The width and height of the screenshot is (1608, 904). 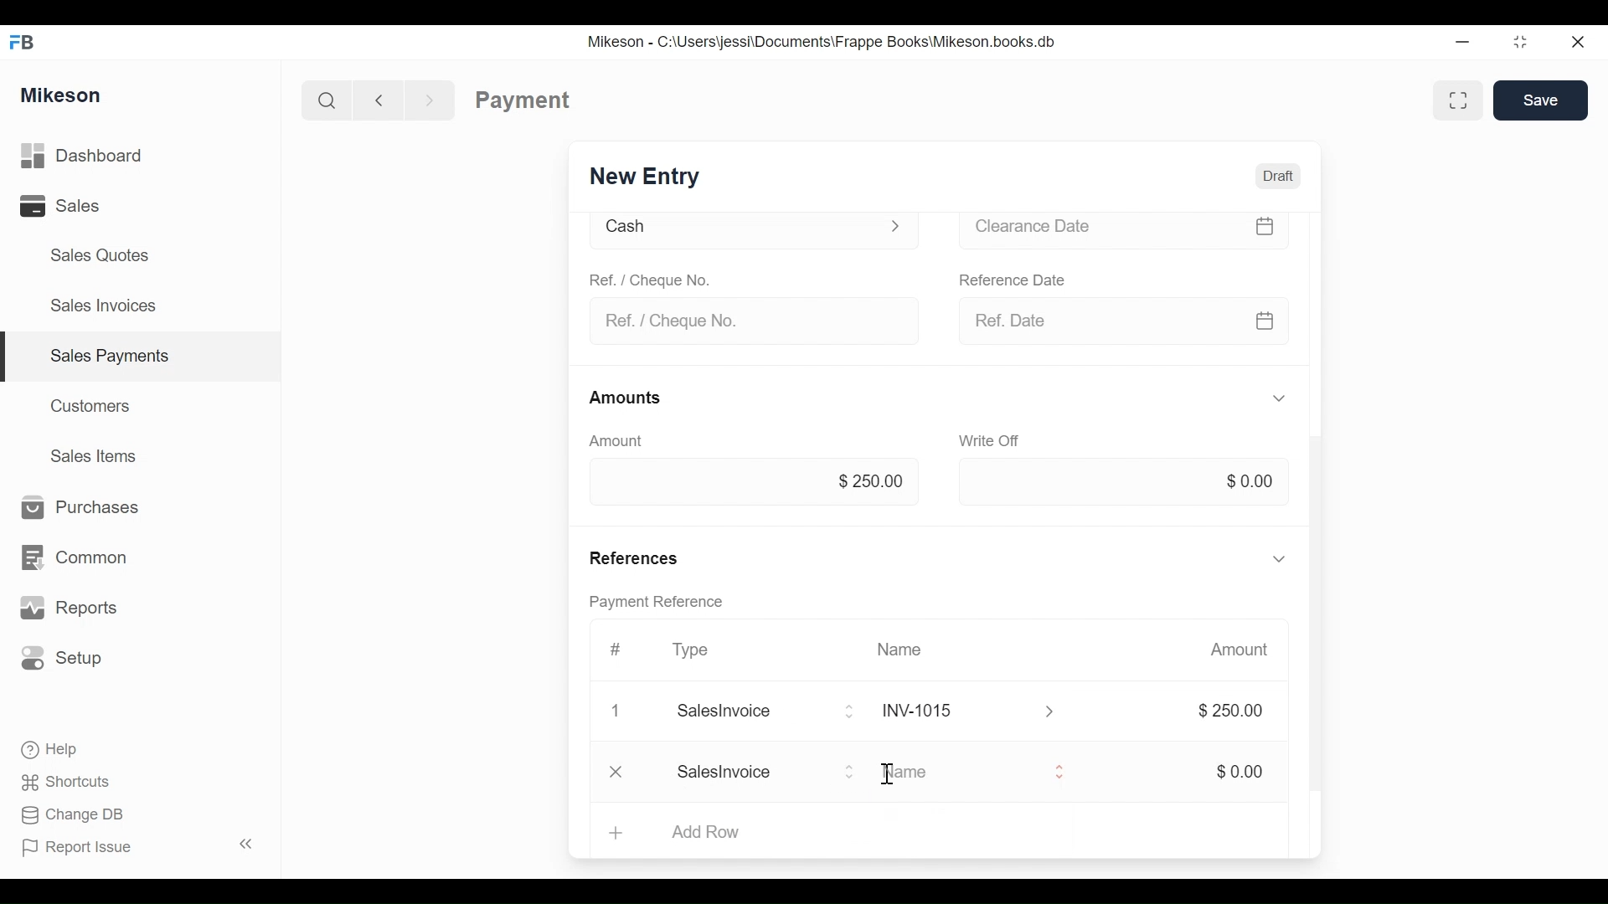 I want to click on Help, so click(x=62, y=749).